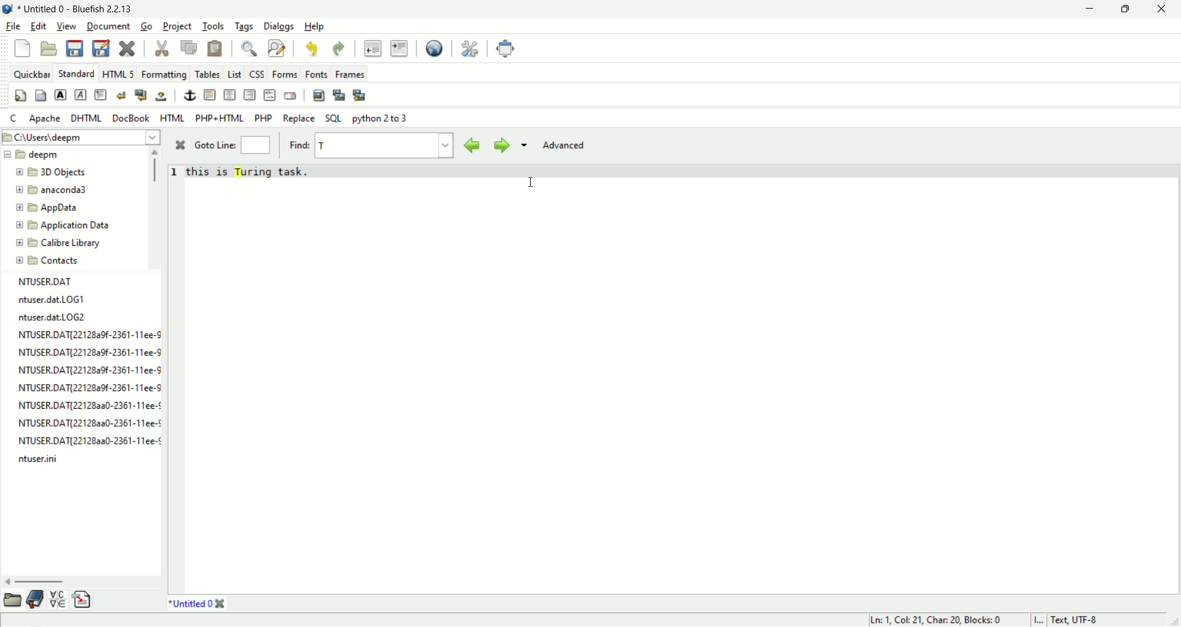 The image size is (1181, 627). I want to click on insert thumbnail, so click(340, 95).